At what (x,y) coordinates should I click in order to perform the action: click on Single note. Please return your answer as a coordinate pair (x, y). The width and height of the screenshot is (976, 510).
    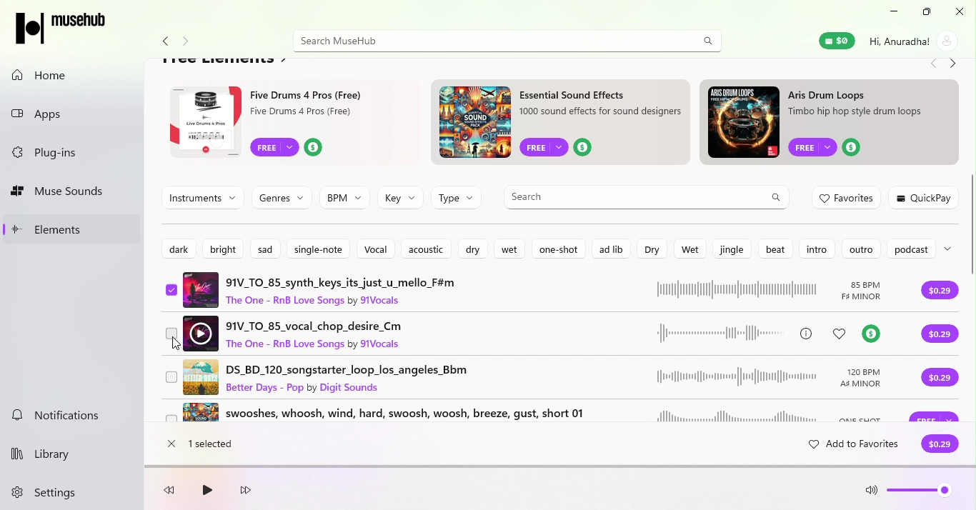
    Looking at the image, I should click on (319, 248).